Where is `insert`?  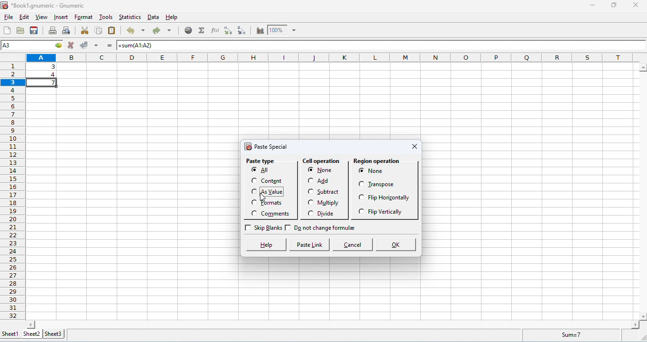 insert is located at coordinates (61, 17).